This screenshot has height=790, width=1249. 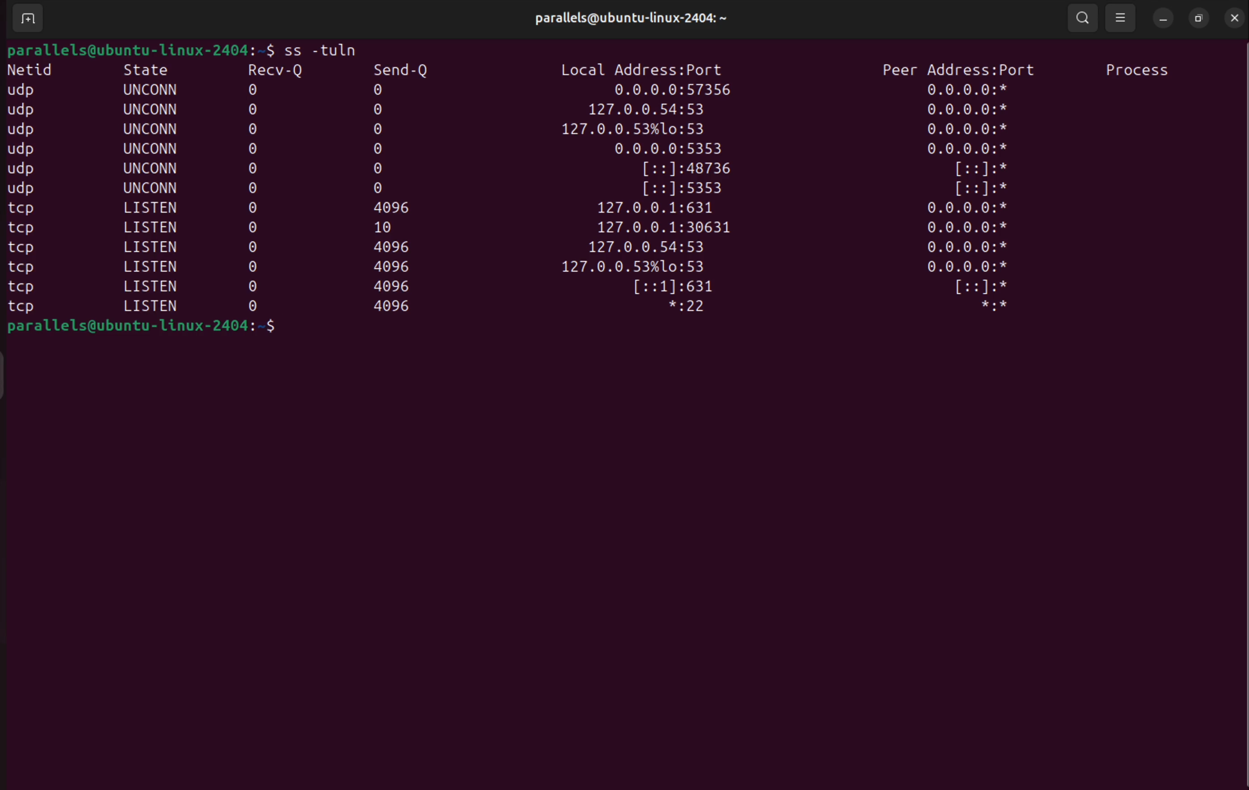 I want to click on 4096, so click(x=396, y=306).